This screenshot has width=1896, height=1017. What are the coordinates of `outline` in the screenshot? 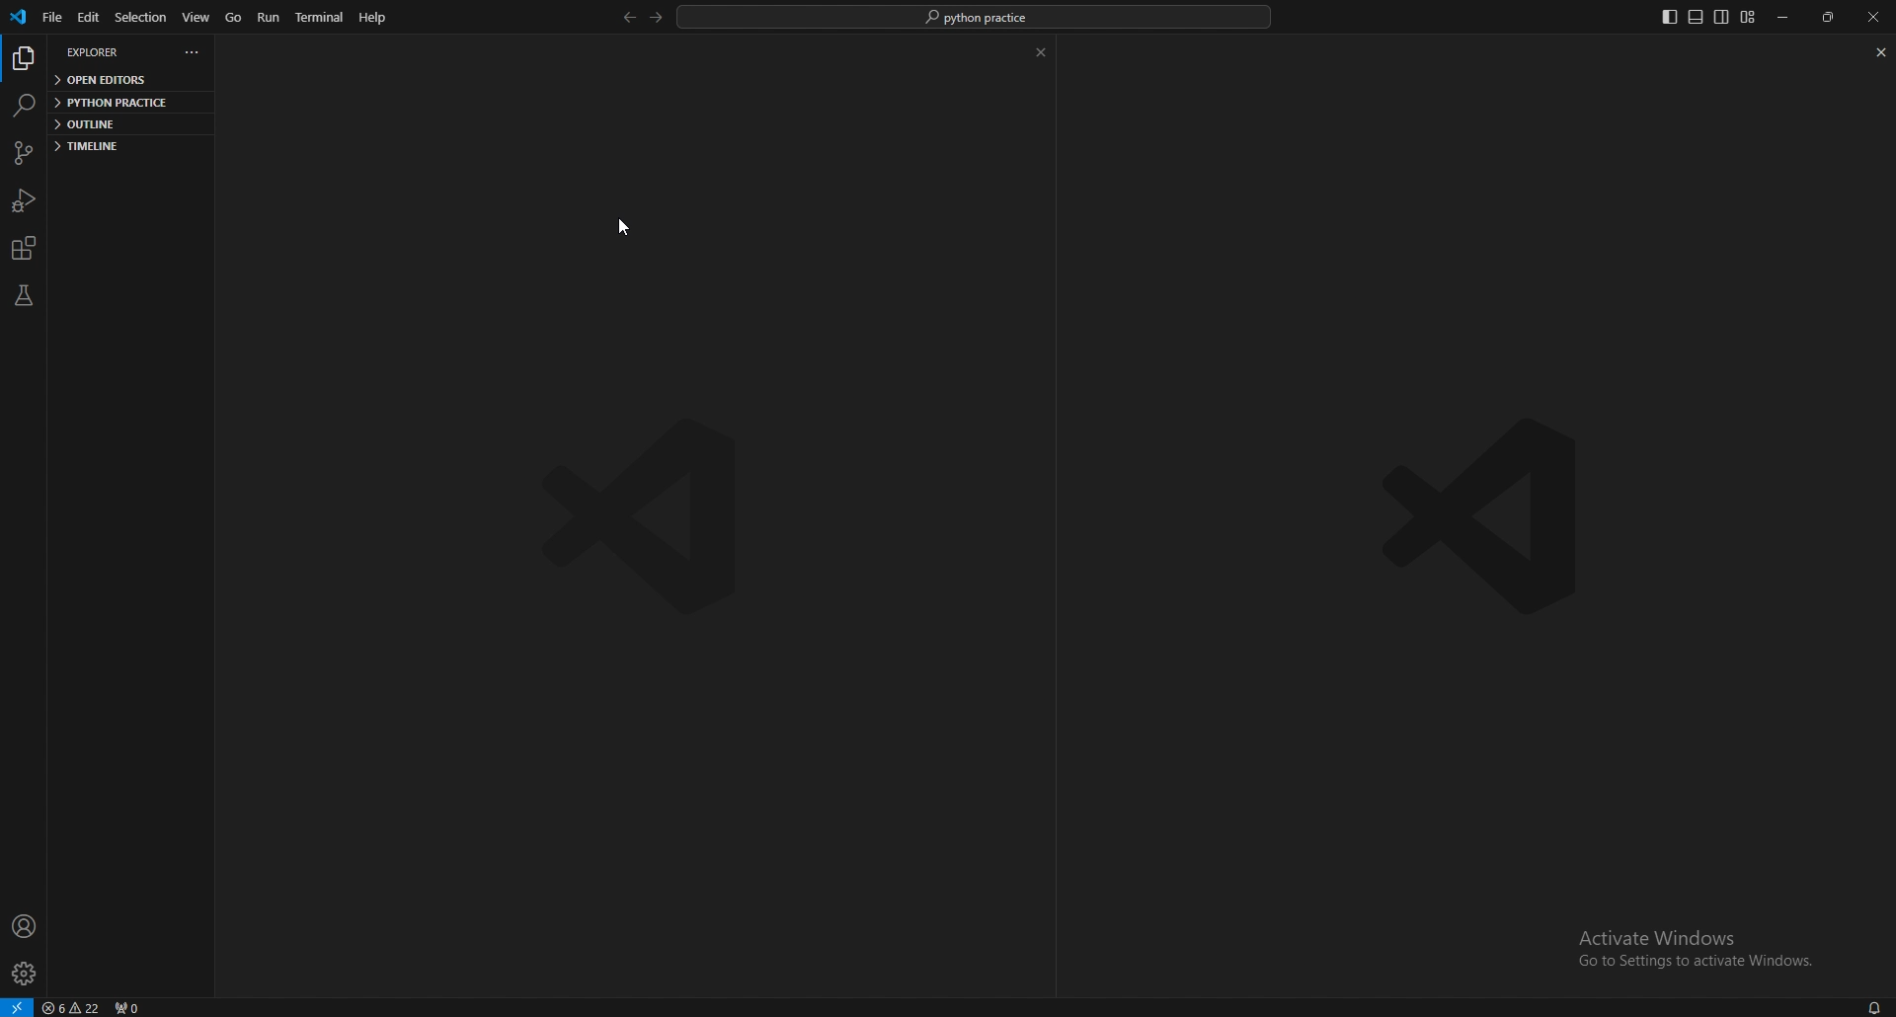 It's located at (122, 123).